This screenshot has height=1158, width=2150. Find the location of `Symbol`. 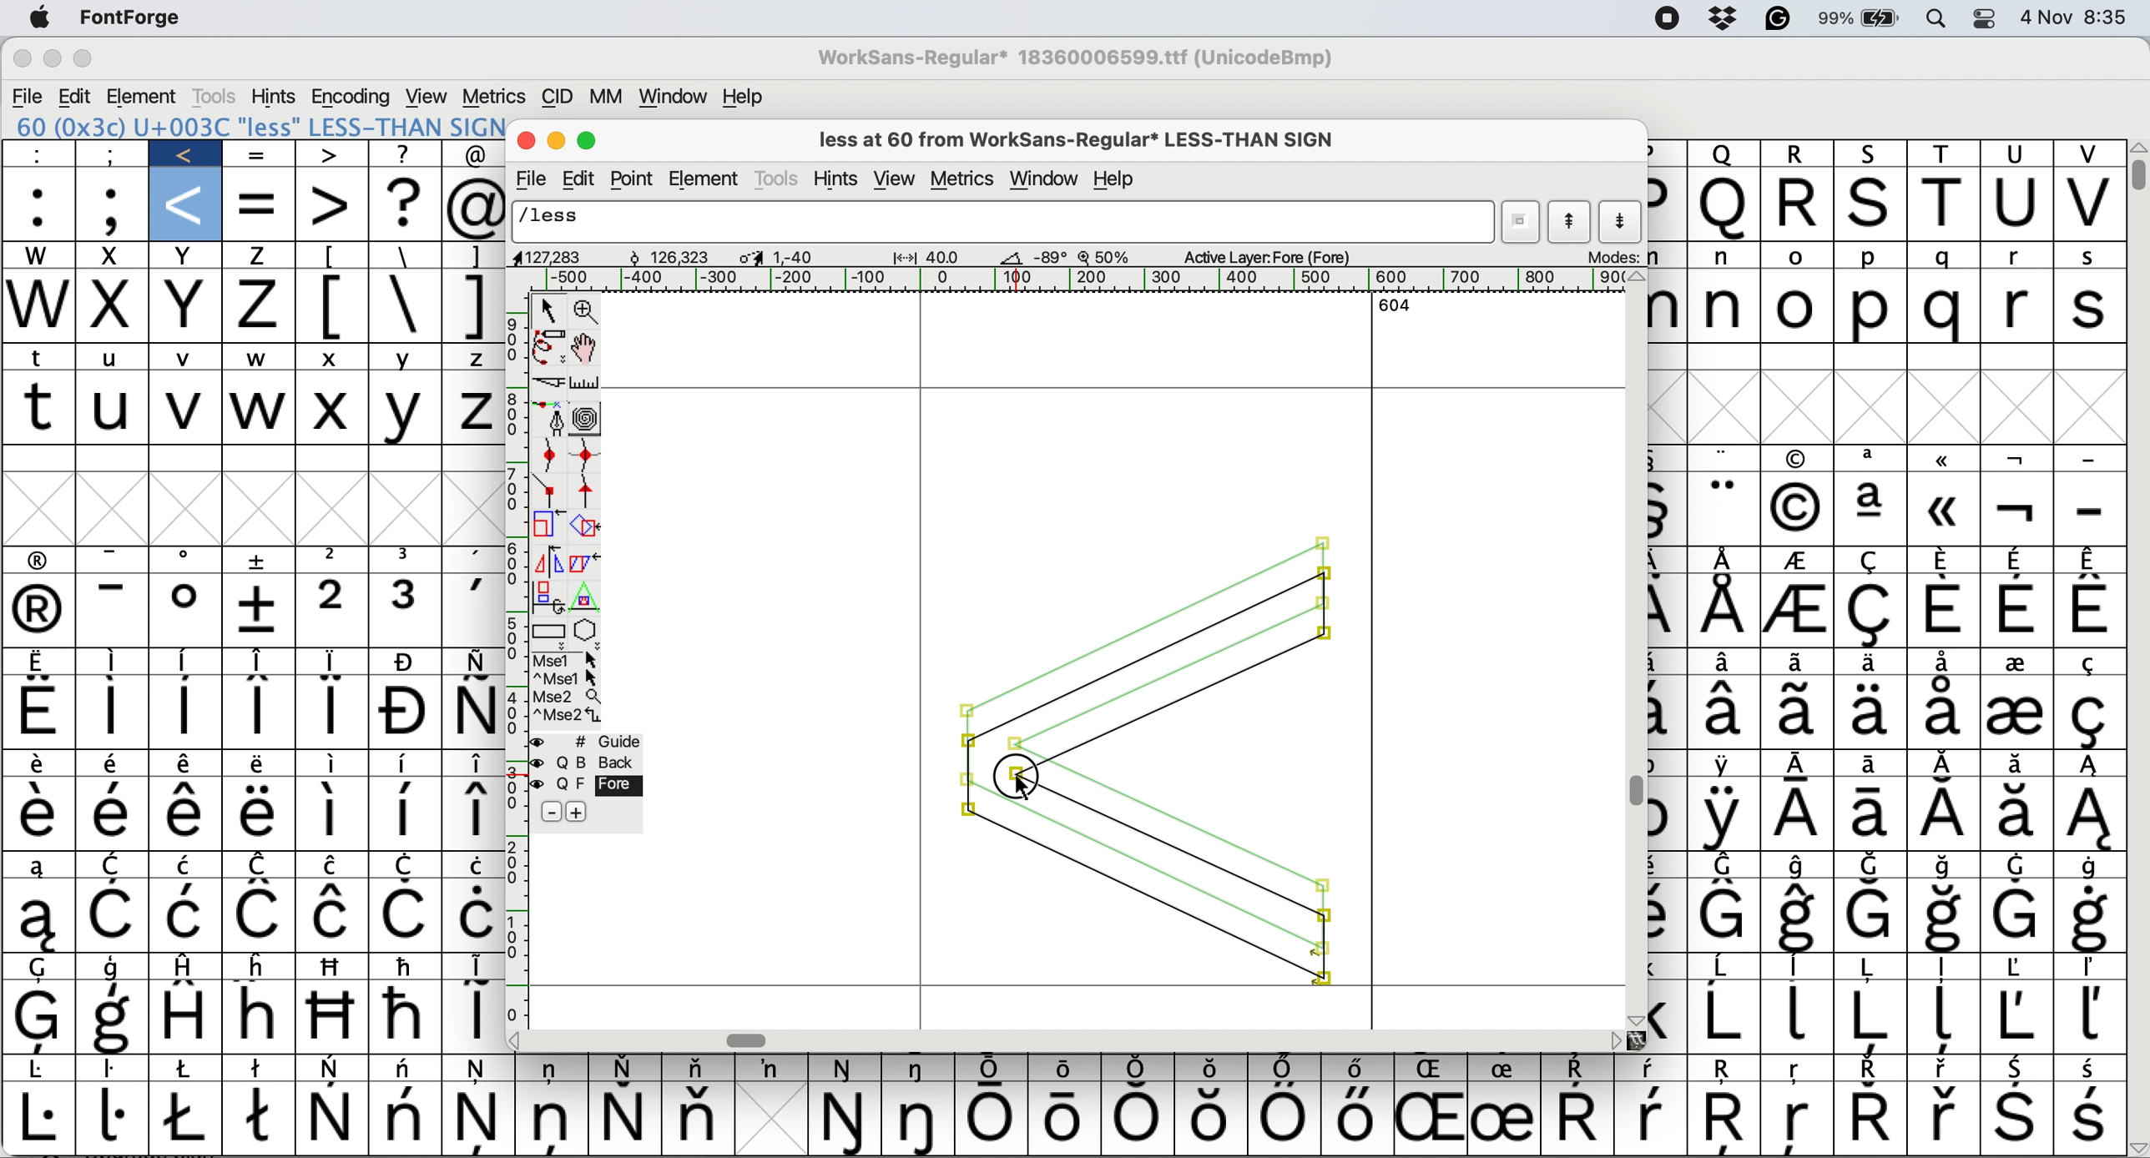

Symbol is located at coordinates (1724, 662).